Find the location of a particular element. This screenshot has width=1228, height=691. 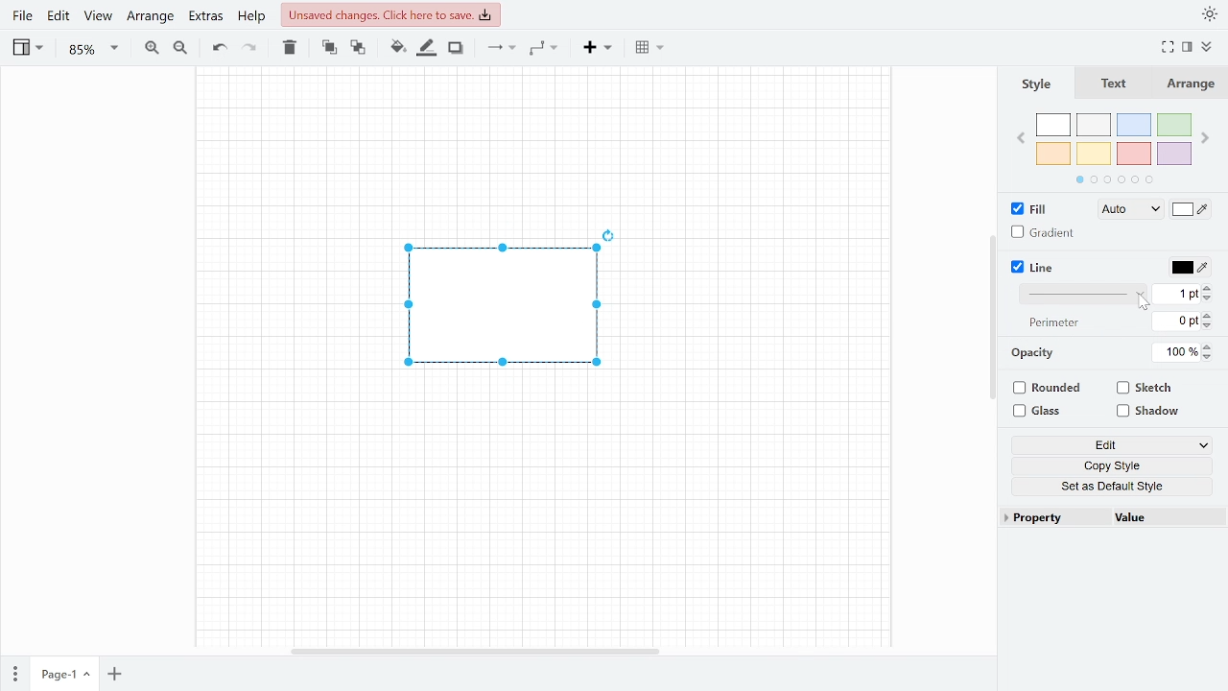

Collapse is located at coordinates (1208, 47).